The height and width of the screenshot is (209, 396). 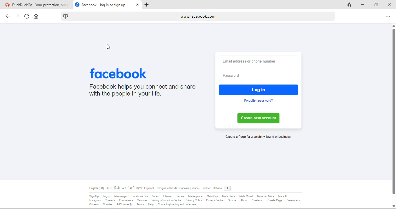 What do you see at coordinates (7, 17) in the screenshot?
I see `back` at bounding box center [7, 17].